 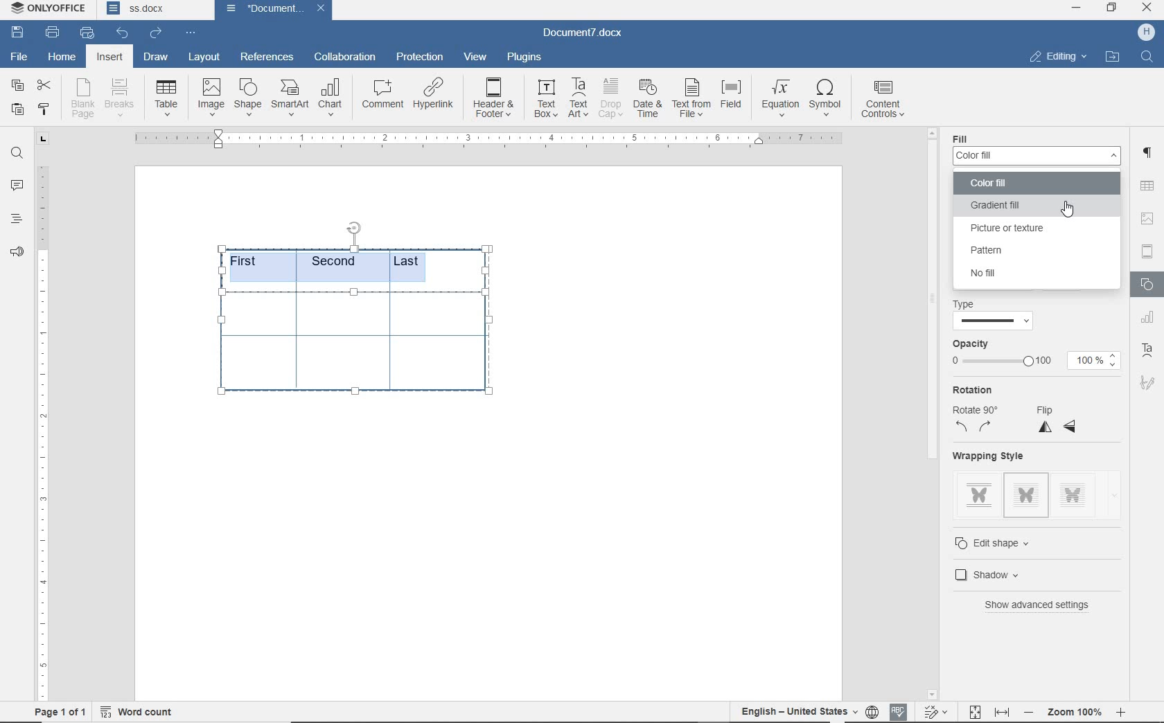 What do you see at coordinates (155, 57) in the screenshot?
I see `draw` at bounding box center [155, 57].